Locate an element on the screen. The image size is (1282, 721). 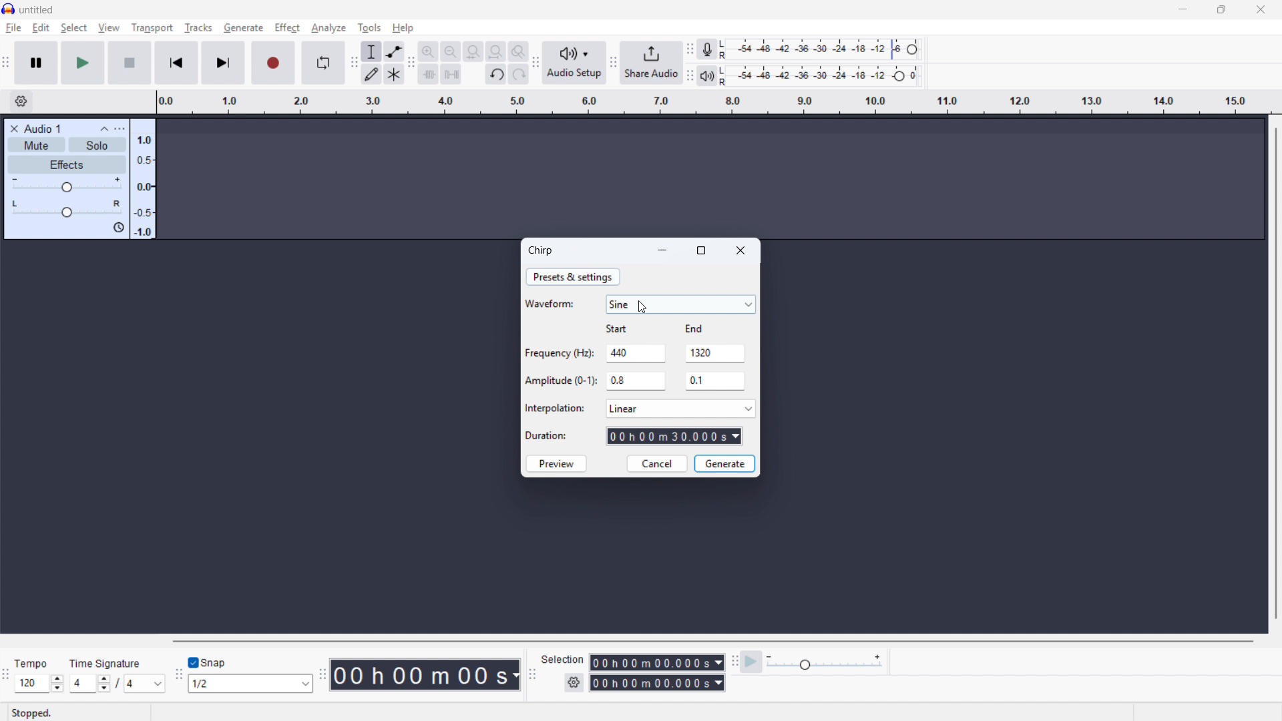
Share audio  is located at coordinates (652, 63).